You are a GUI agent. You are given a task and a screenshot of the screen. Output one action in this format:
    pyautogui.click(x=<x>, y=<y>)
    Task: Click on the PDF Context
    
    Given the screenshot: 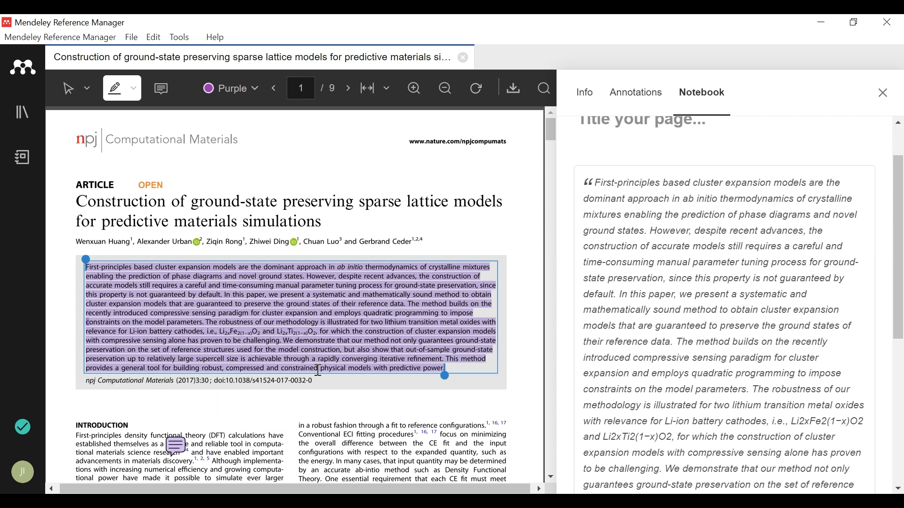 What is the action you would take?
    pyautogui.click(x=290, y=317)
    